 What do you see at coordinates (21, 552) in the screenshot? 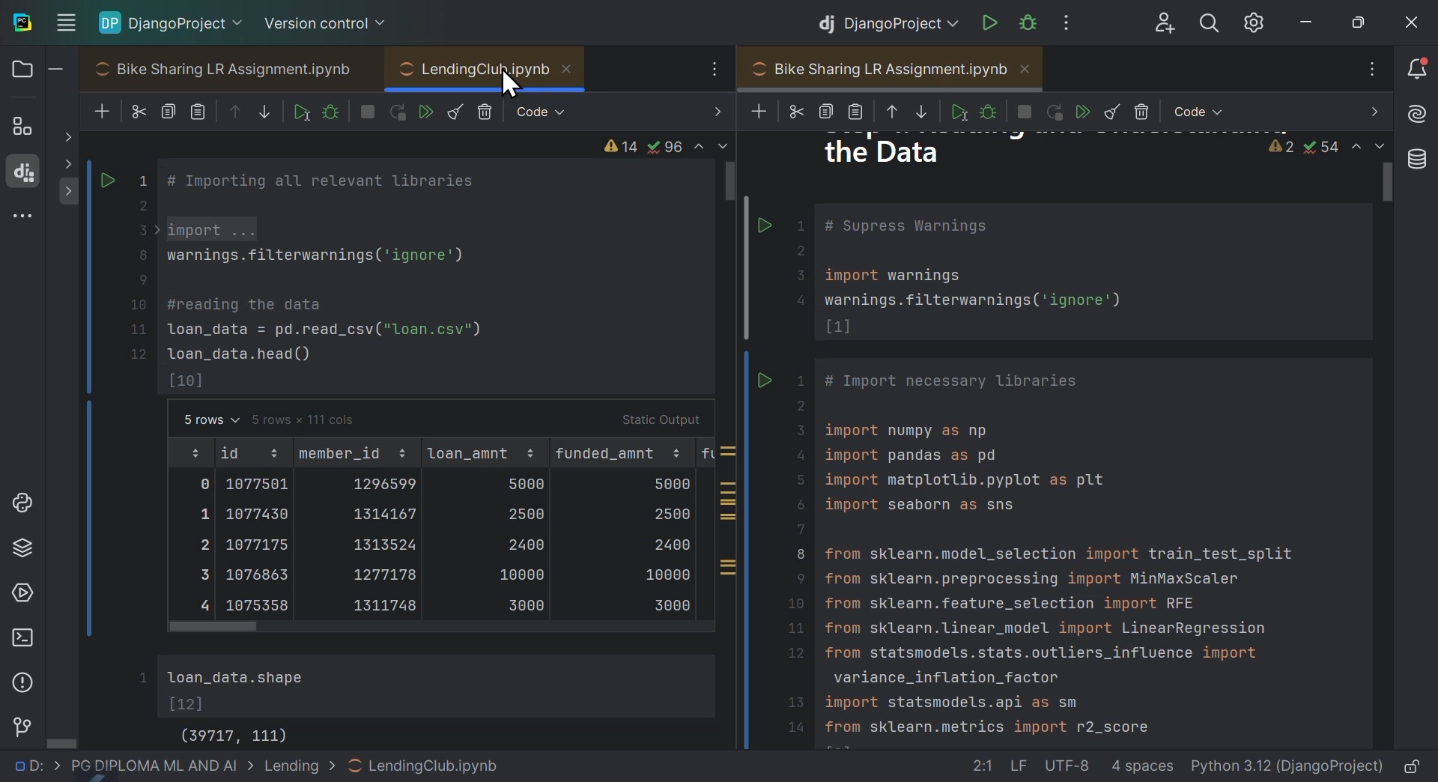
I see `Python packages` at bounding box center [21, 552].